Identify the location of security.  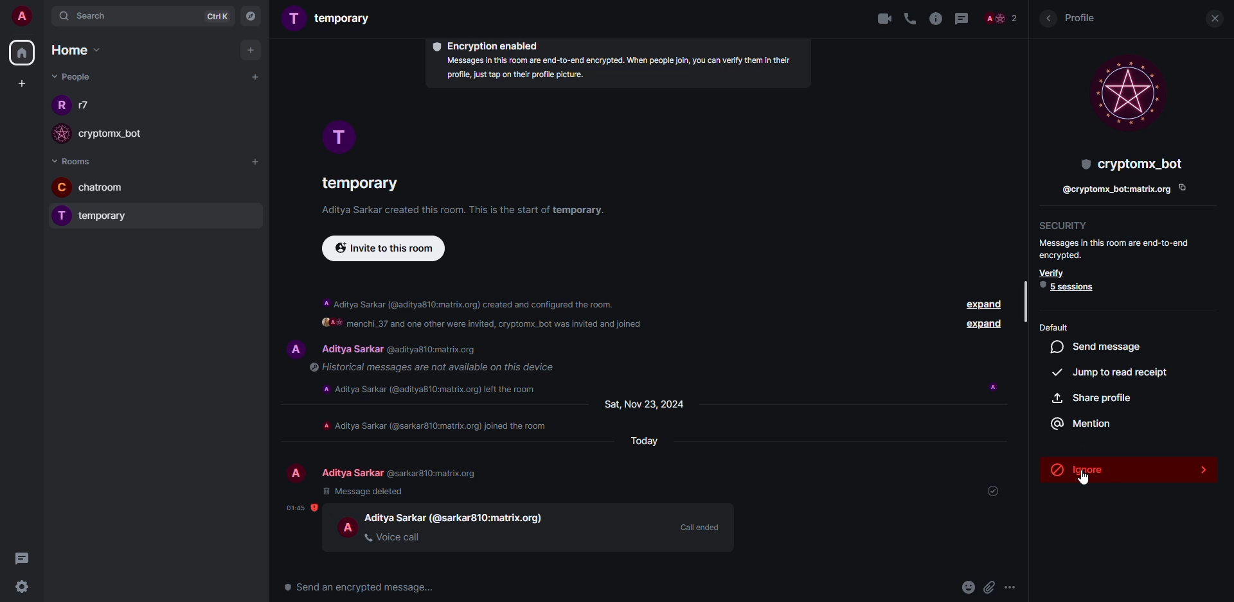
(1068, 225).